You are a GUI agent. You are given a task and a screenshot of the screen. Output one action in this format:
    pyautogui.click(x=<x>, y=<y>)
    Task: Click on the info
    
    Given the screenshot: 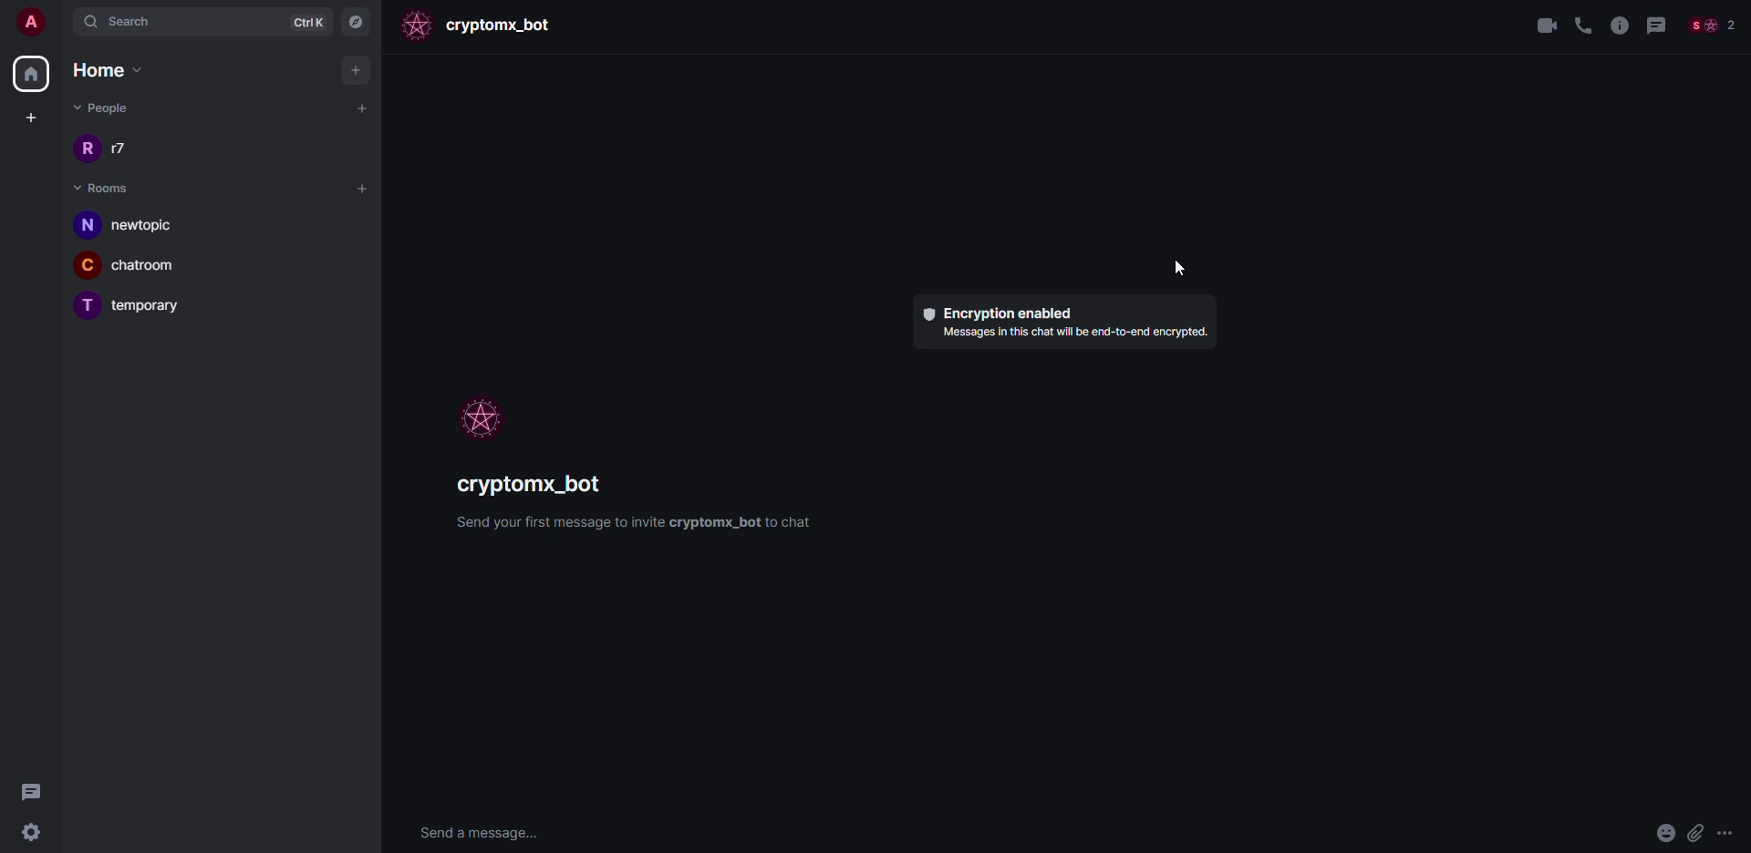 What is the action you would take?
    pyautogui.click(x=636, y=523)
    